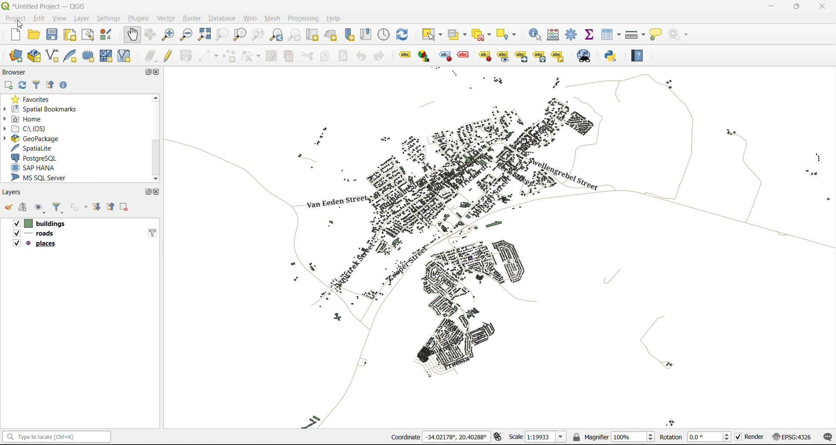 This screenshot has width=836, height=445. I want to click on ms sql server, so click(41, 177).